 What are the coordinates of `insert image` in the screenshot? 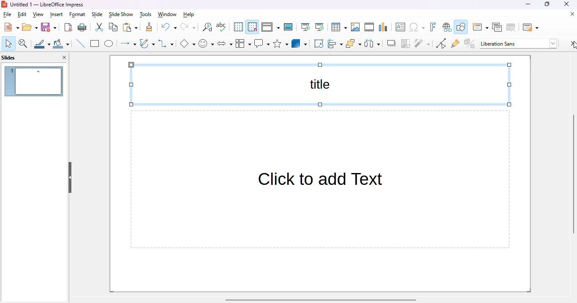 It's located at (355, 27).